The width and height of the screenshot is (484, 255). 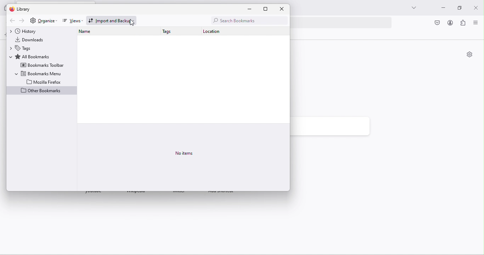 What do you see at coordinates (438, 23) in the screenshot?
I see `visit chrome` at bounding box center [438, 23].